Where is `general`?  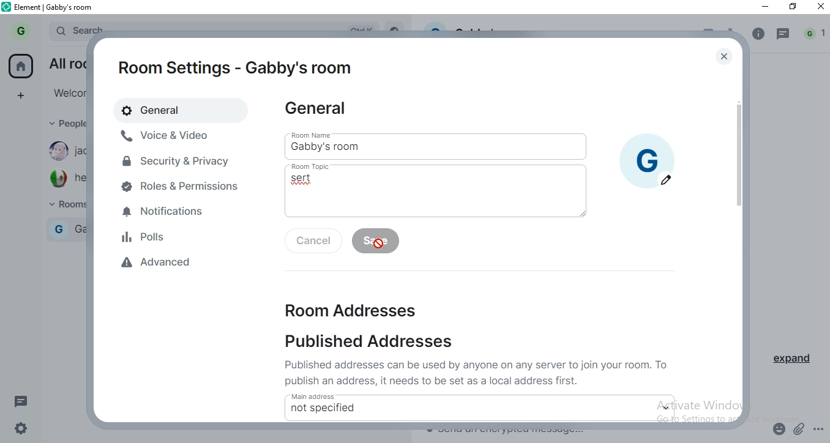
general is located at coordinates (170, 110).